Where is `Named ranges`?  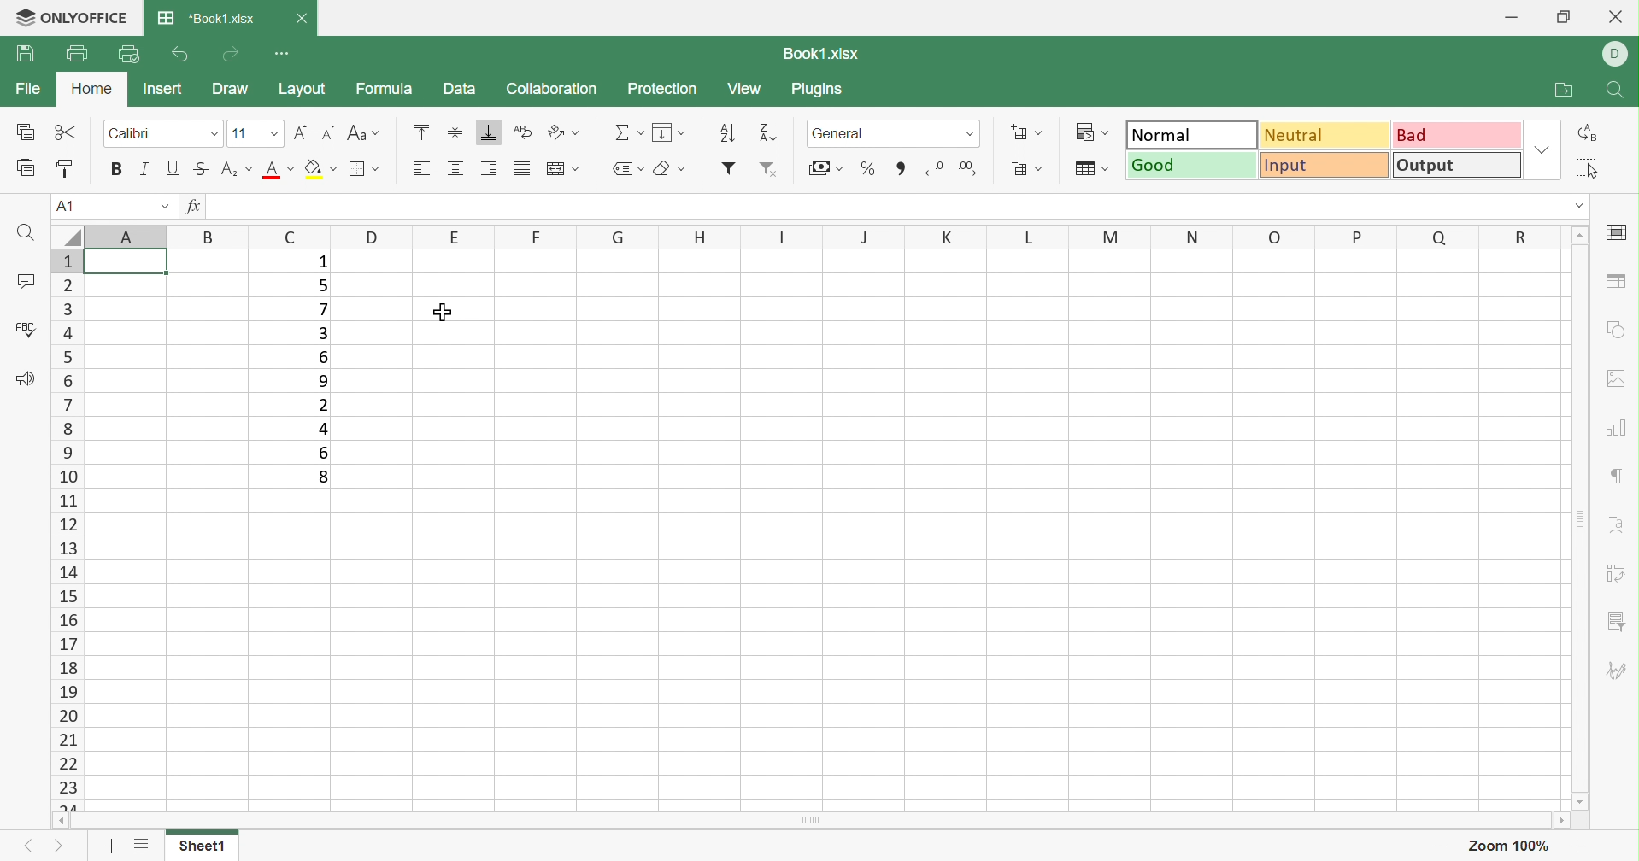
Named ranges is located at coordinates (627, 168).